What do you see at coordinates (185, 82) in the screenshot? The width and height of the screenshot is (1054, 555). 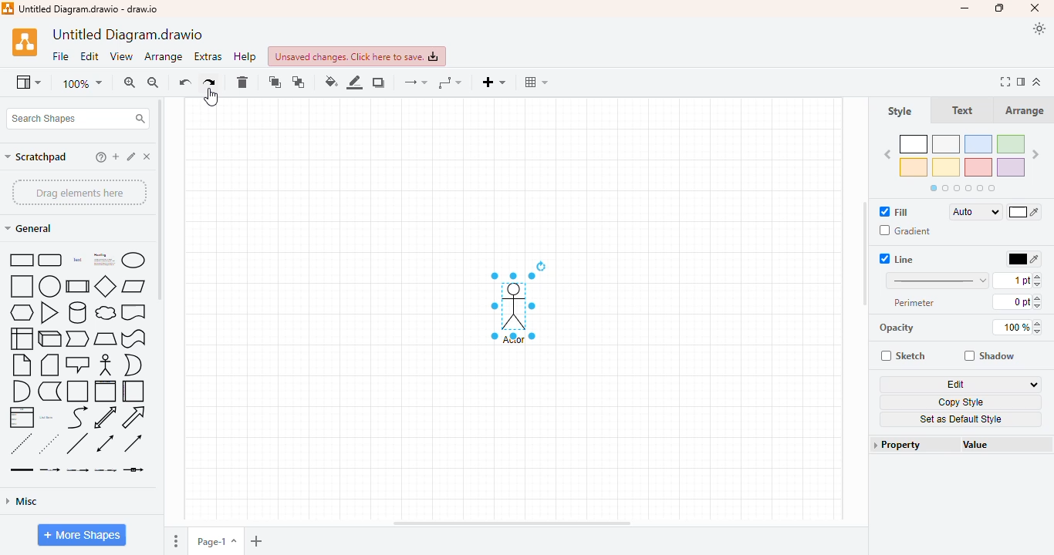 I see `undo` at bounding box center [185, 82].